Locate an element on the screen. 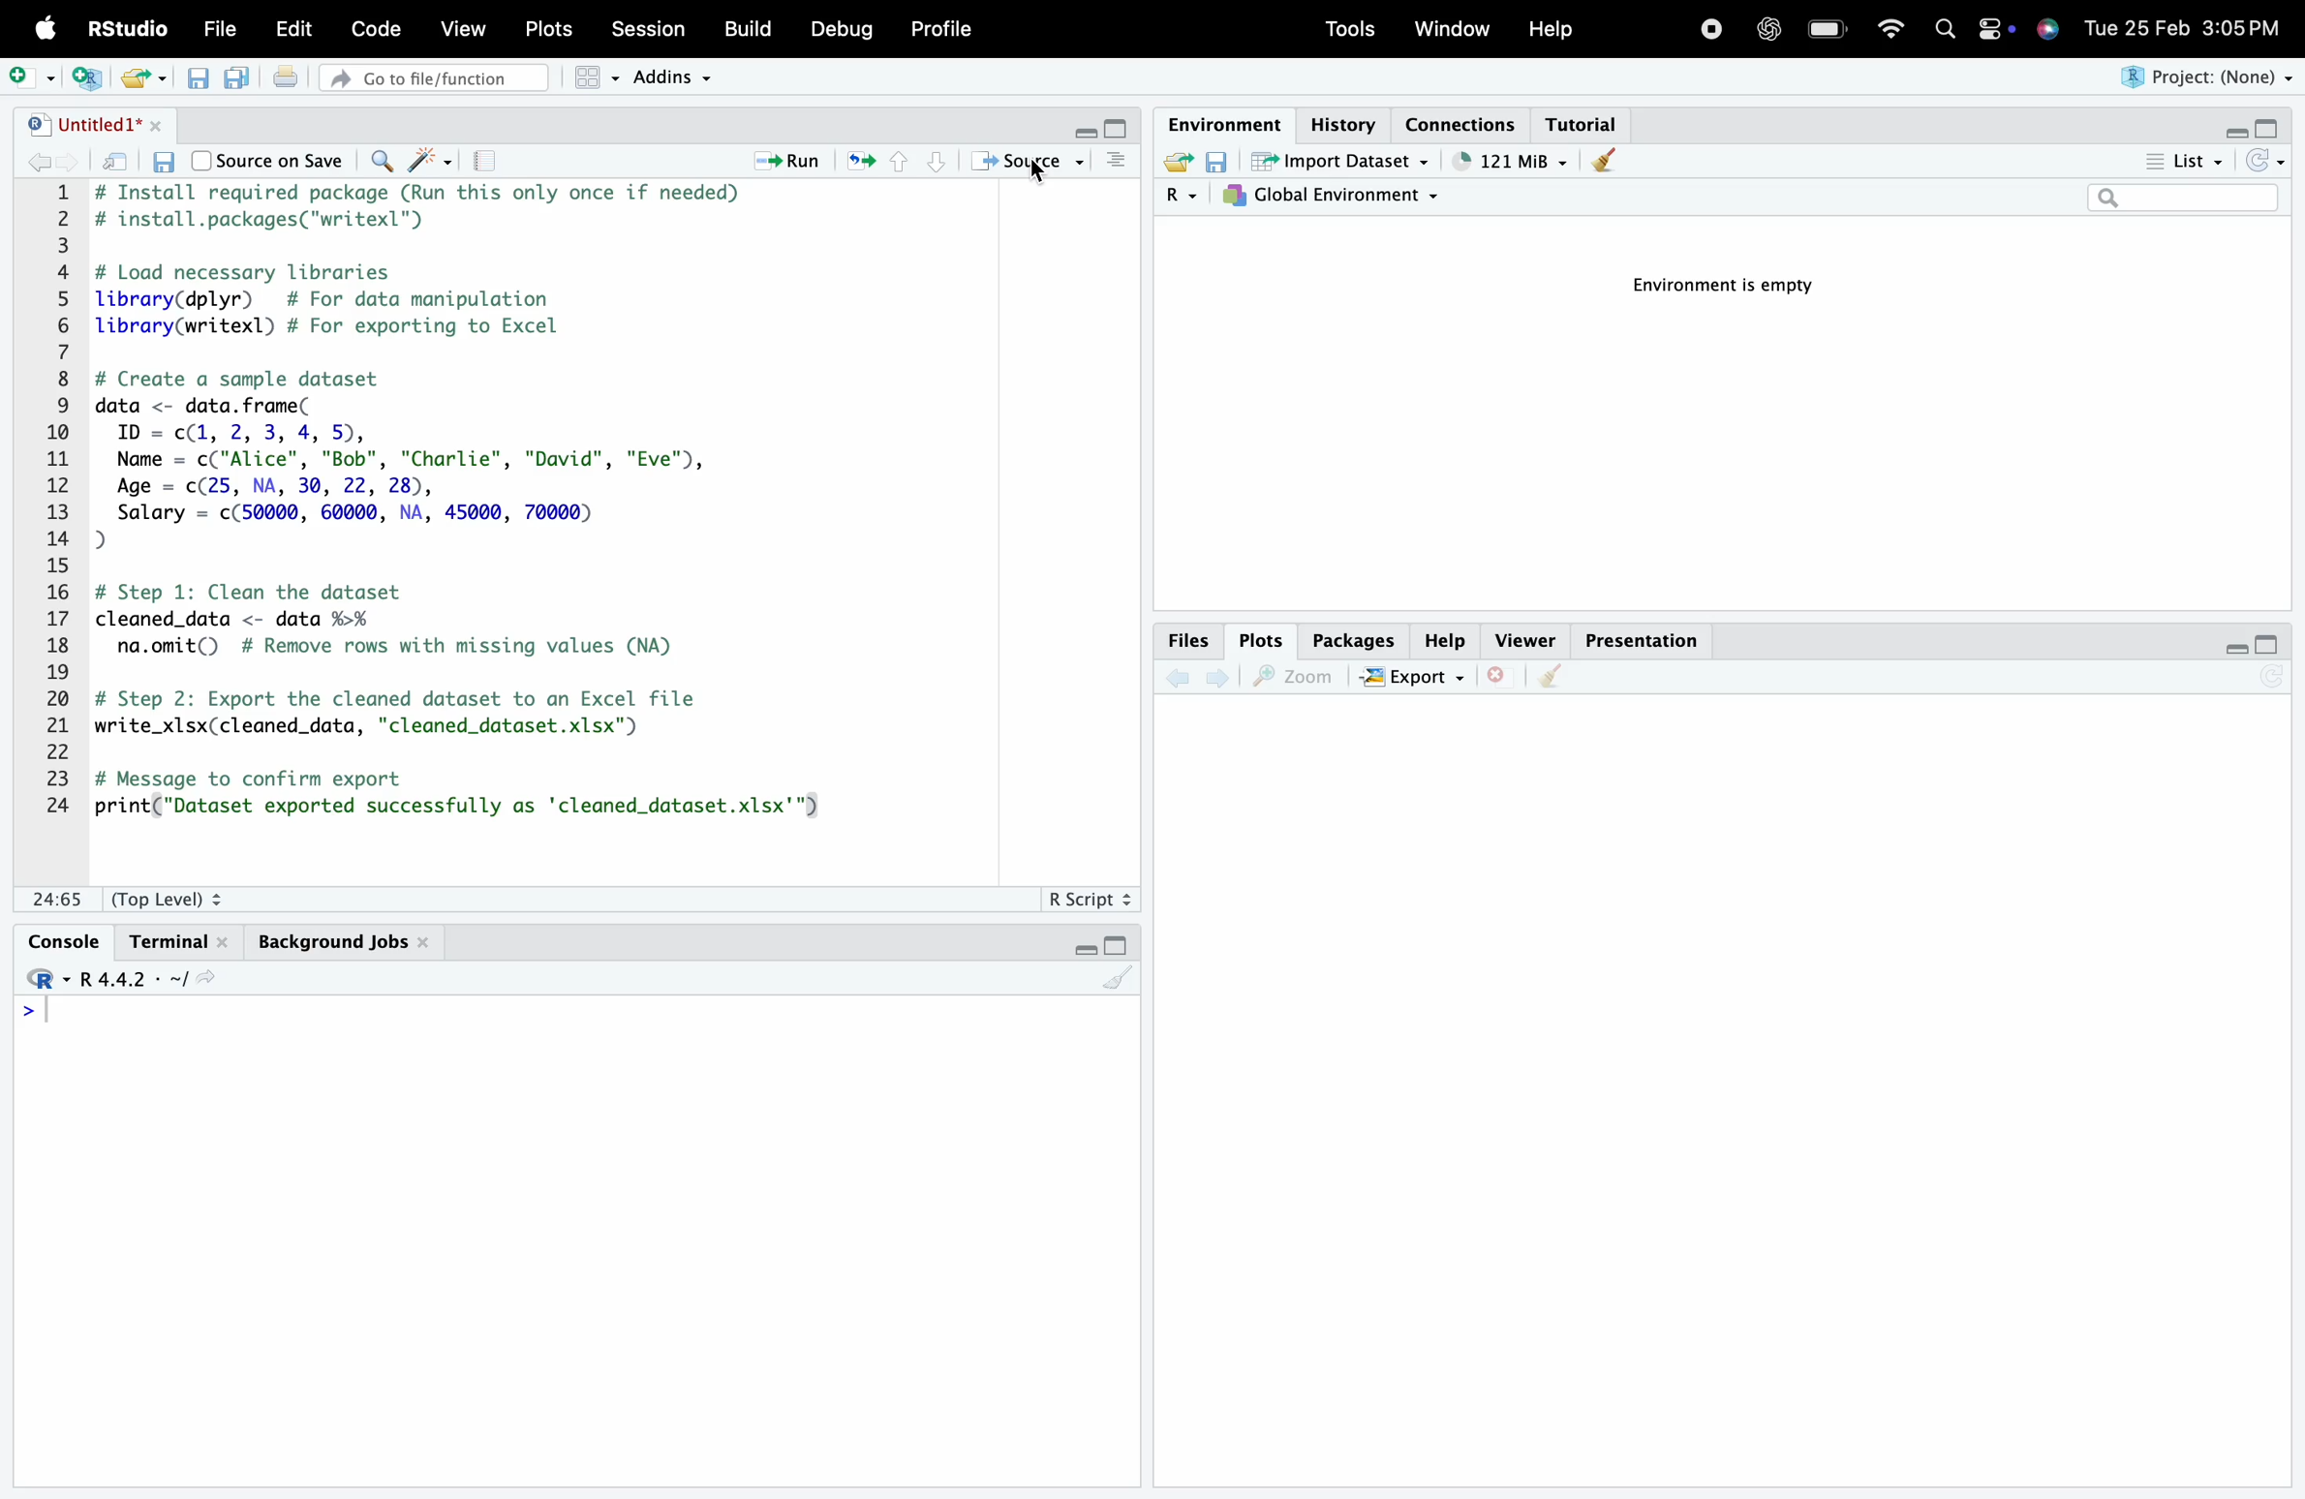  Go to previous section/chunk (Ctrl + PgUp) is located at coordinates (901, 163).